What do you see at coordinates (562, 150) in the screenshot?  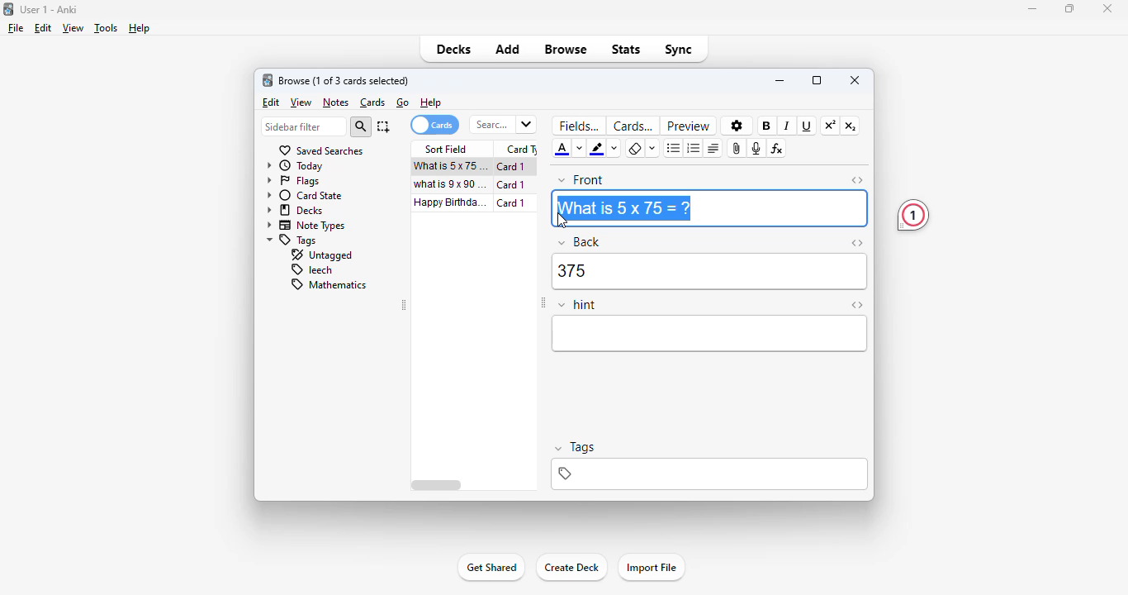 I see `text color` at bounding box center [562, 150].